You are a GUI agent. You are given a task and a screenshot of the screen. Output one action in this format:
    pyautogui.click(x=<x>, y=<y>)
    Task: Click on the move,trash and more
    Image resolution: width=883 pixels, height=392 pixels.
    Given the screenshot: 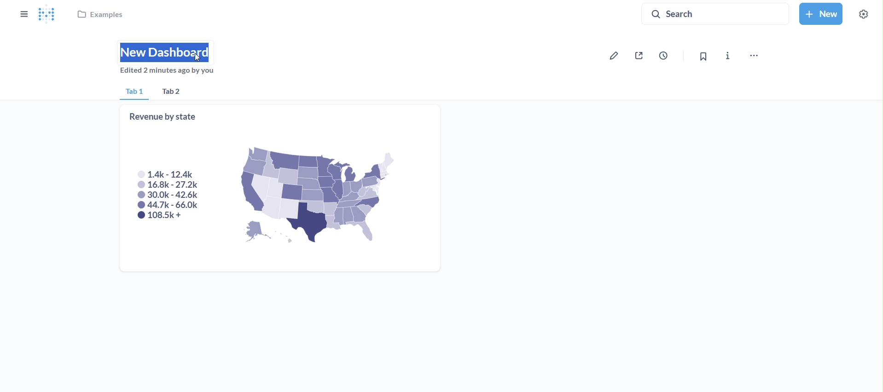 What is the action you would take?
    pyautogui.click(x=754, y=57)
    